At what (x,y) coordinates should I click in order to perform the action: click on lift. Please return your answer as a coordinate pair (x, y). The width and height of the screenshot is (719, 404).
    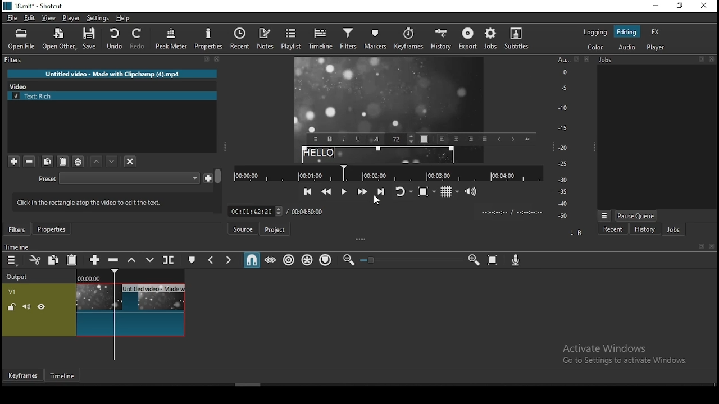
    Looking at the image, I should click on (132, 259).